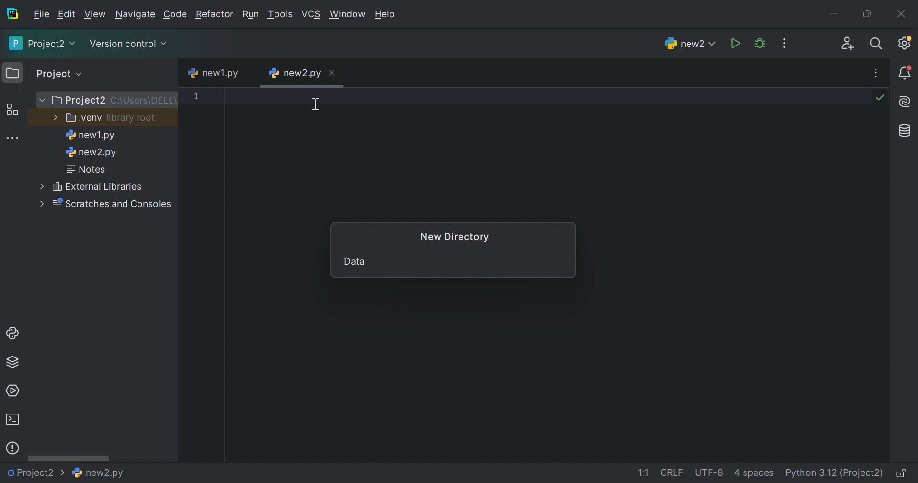 Image resolution: width=918 pixels, height=483 pixels. What do you see at coordinates (96, 472) in the screenshot?
I see `` at bounding box center [96, 472].